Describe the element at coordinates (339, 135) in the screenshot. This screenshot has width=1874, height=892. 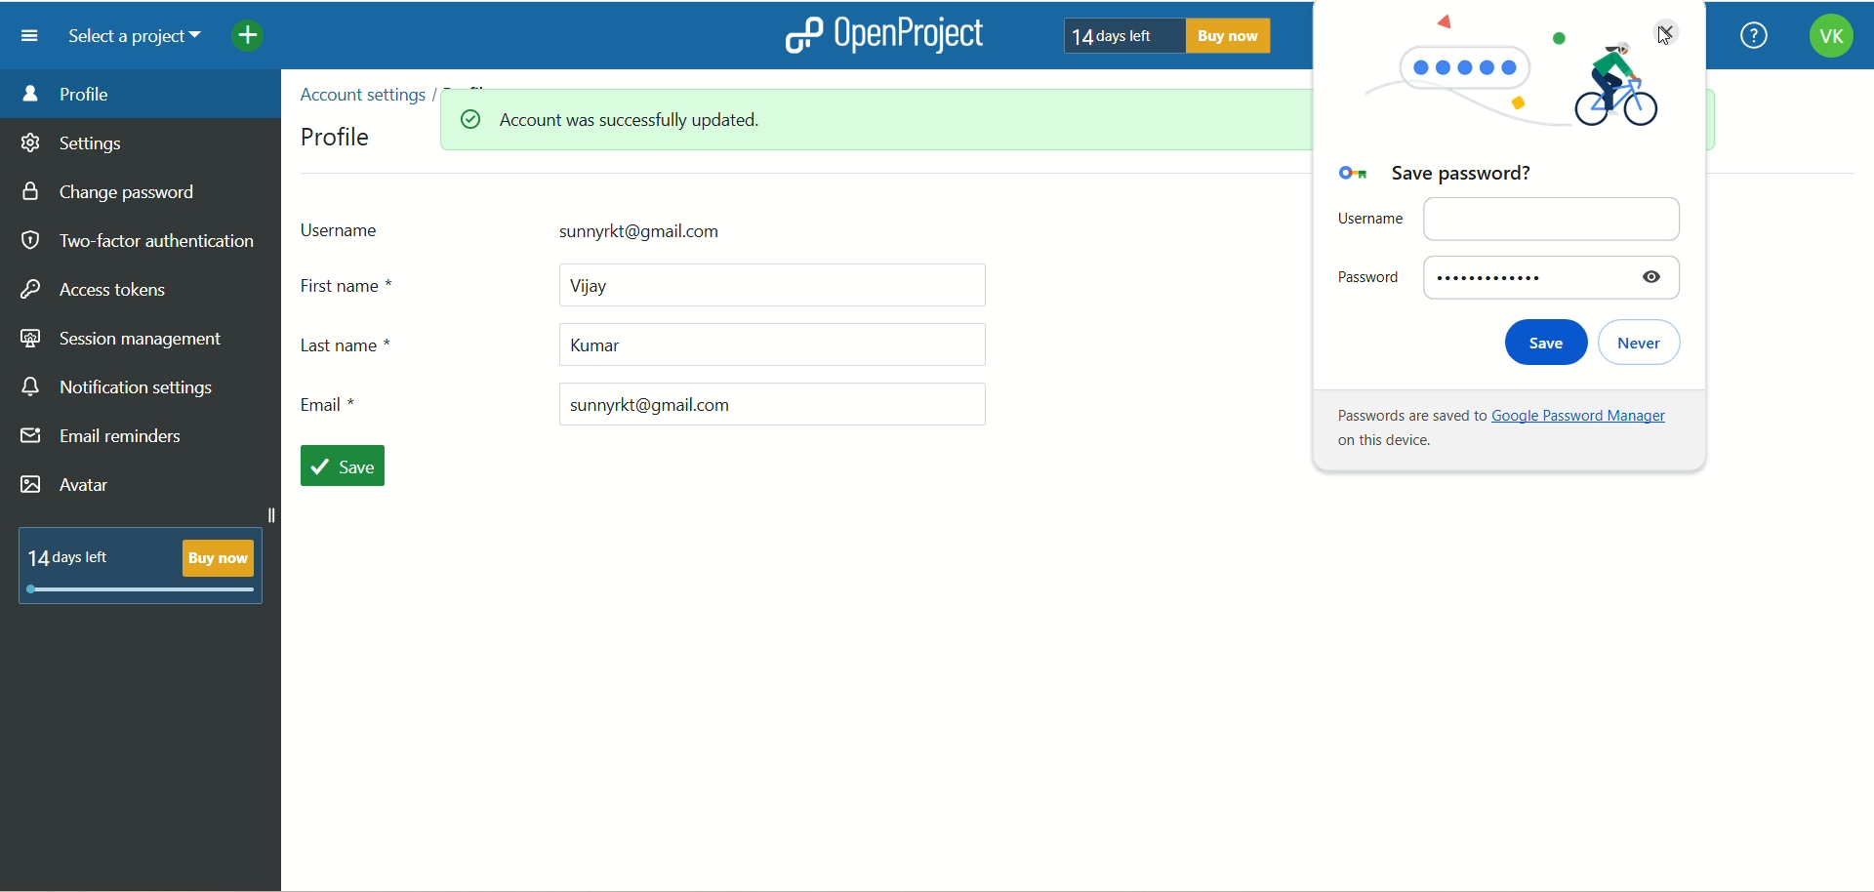
I see `profile` at that location.